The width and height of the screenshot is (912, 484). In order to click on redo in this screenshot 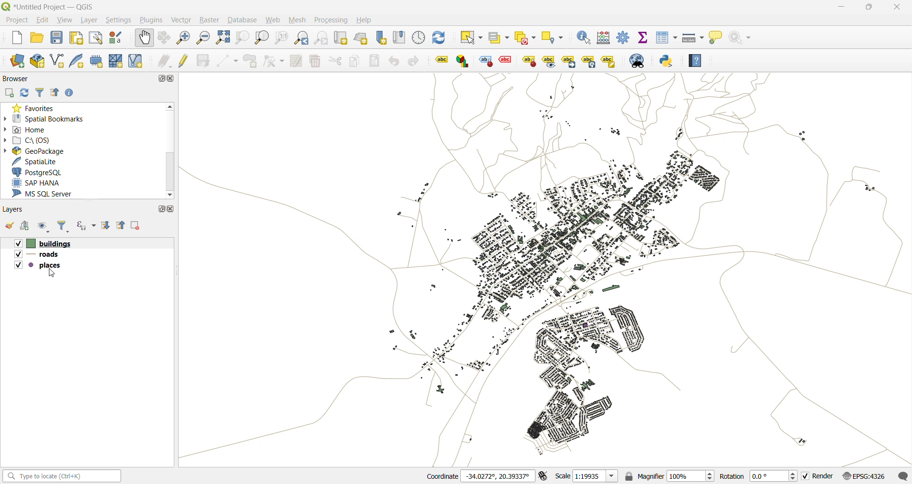, I will do `click(415, 60)`.